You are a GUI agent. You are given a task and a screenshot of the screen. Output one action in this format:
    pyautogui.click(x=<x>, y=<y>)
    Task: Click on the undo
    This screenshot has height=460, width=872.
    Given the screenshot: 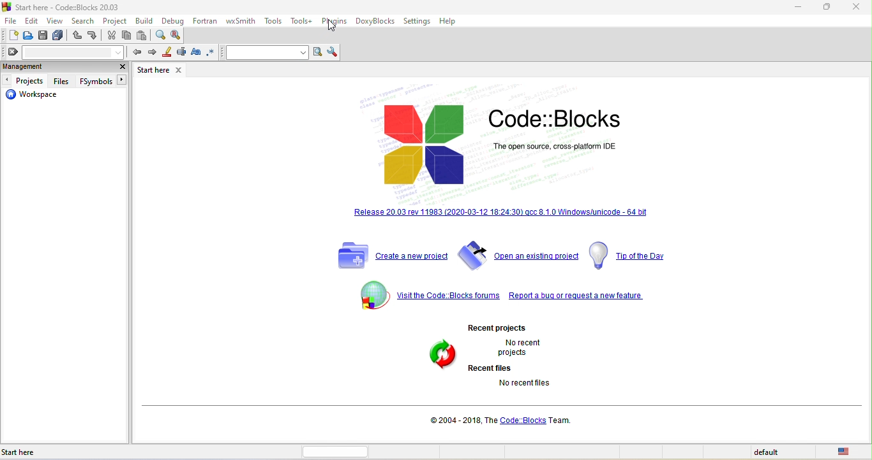 What is the action you would take?
    pyautogui.click(x=78, y=36)
    